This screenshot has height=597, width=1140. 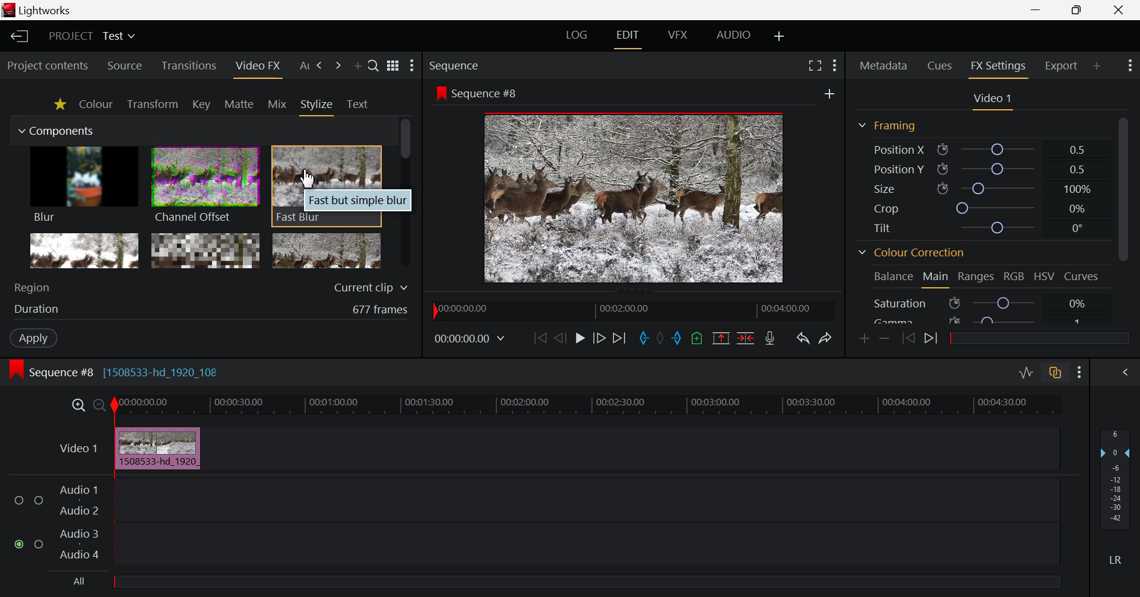 I want to click on Components Section, so click(x=60, y=130).